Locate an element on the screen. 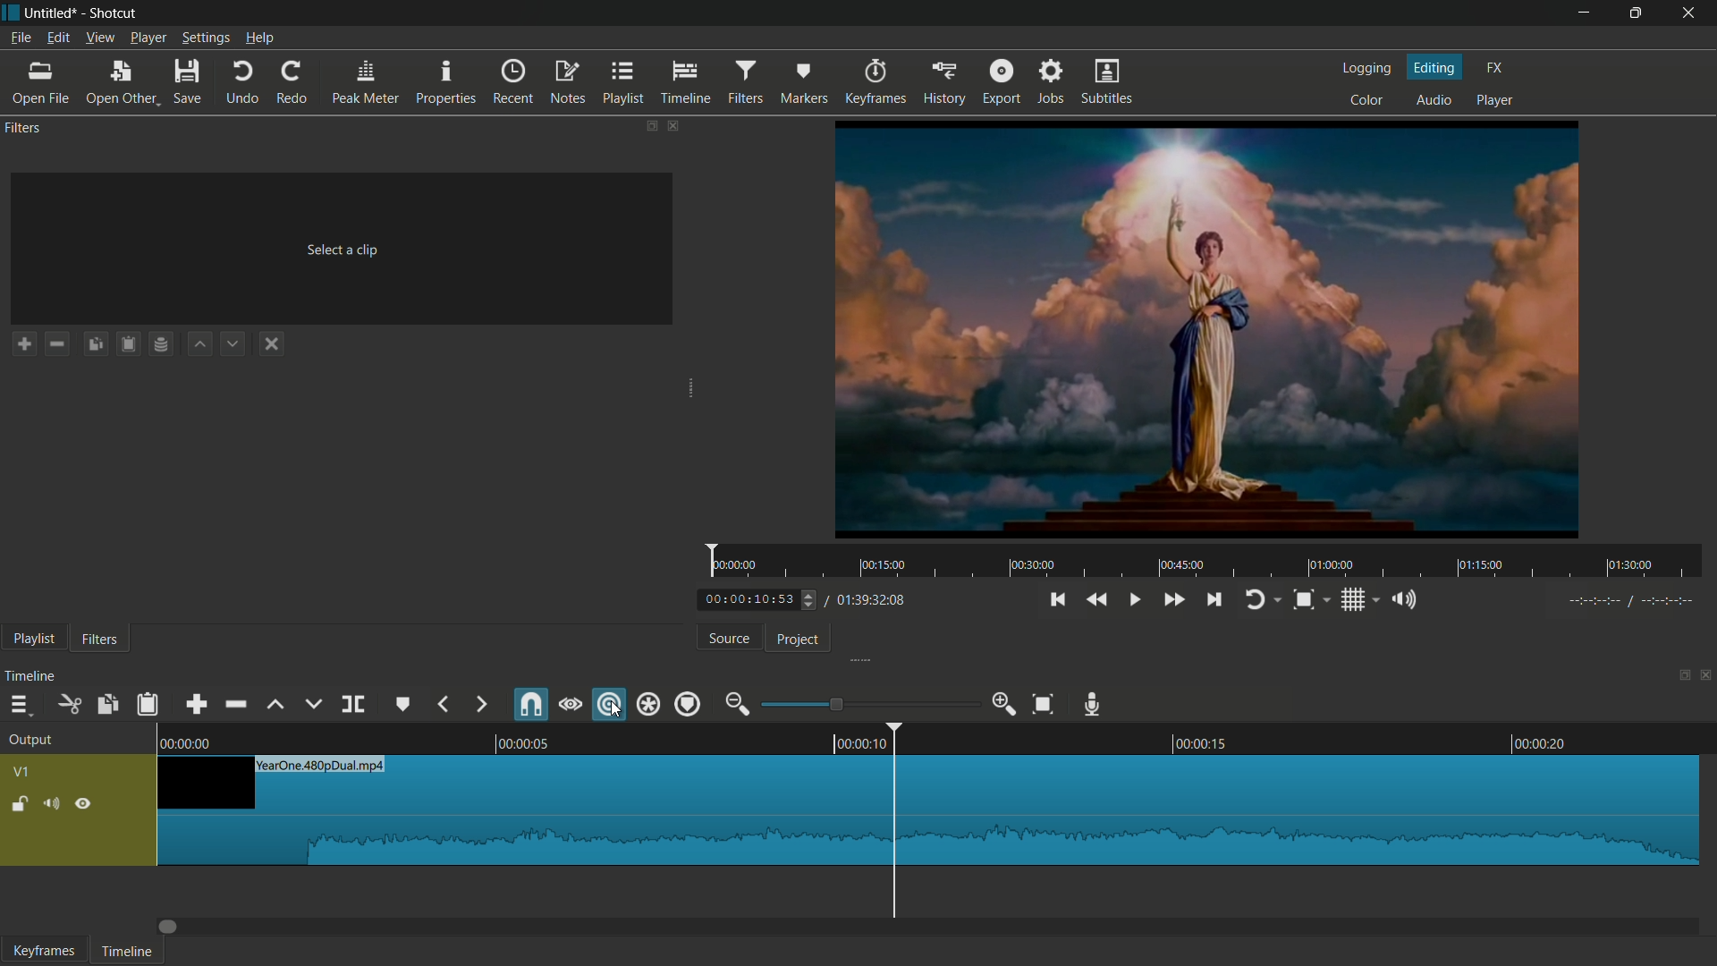 The width and height of the screenshot is (1717, 966). filters is located at coordinates (98, 639).